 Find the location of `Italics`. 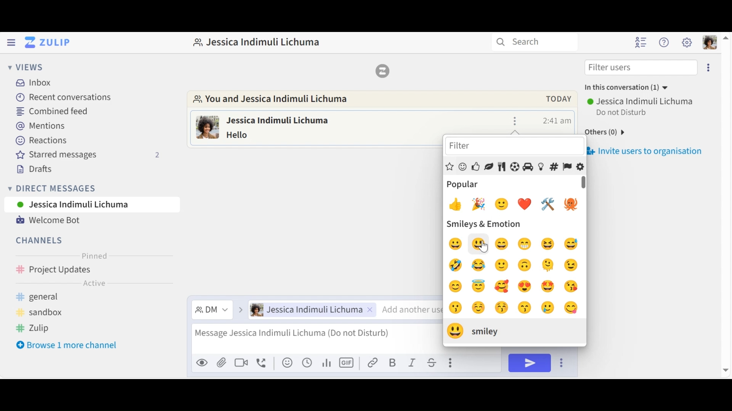

Italics is located at coordinates (413, 362).